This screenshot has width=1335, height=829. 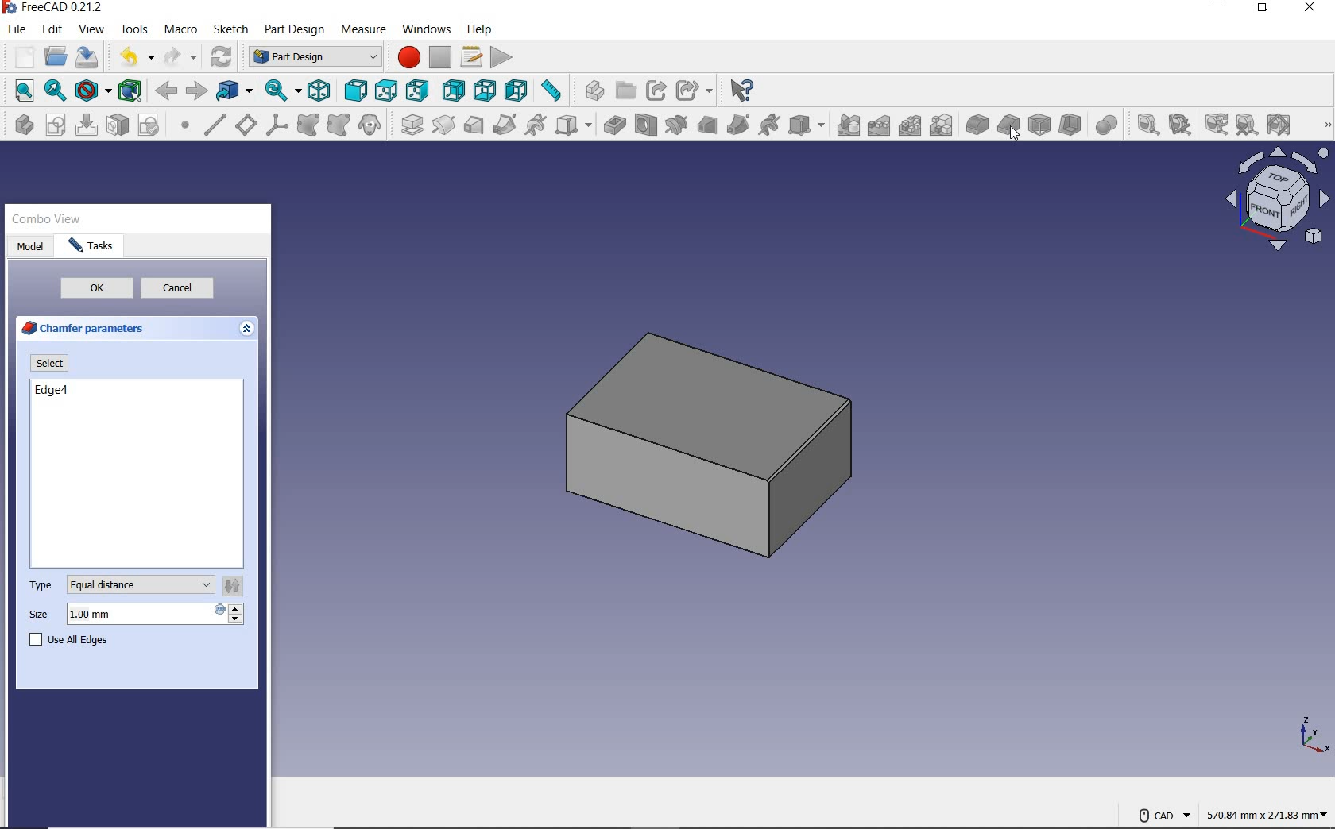 What do you see at coordinates (215, 125) in the screenshot?
I see `create a datum line` at bounding box center [215, 125].